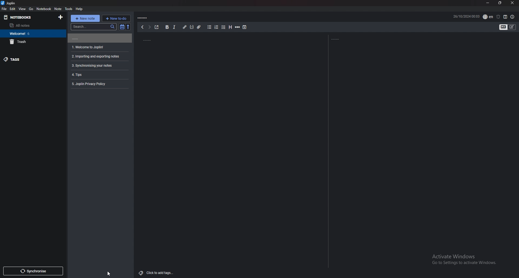 The image size is (519, 278). I want to click on note, so click(58, 9).